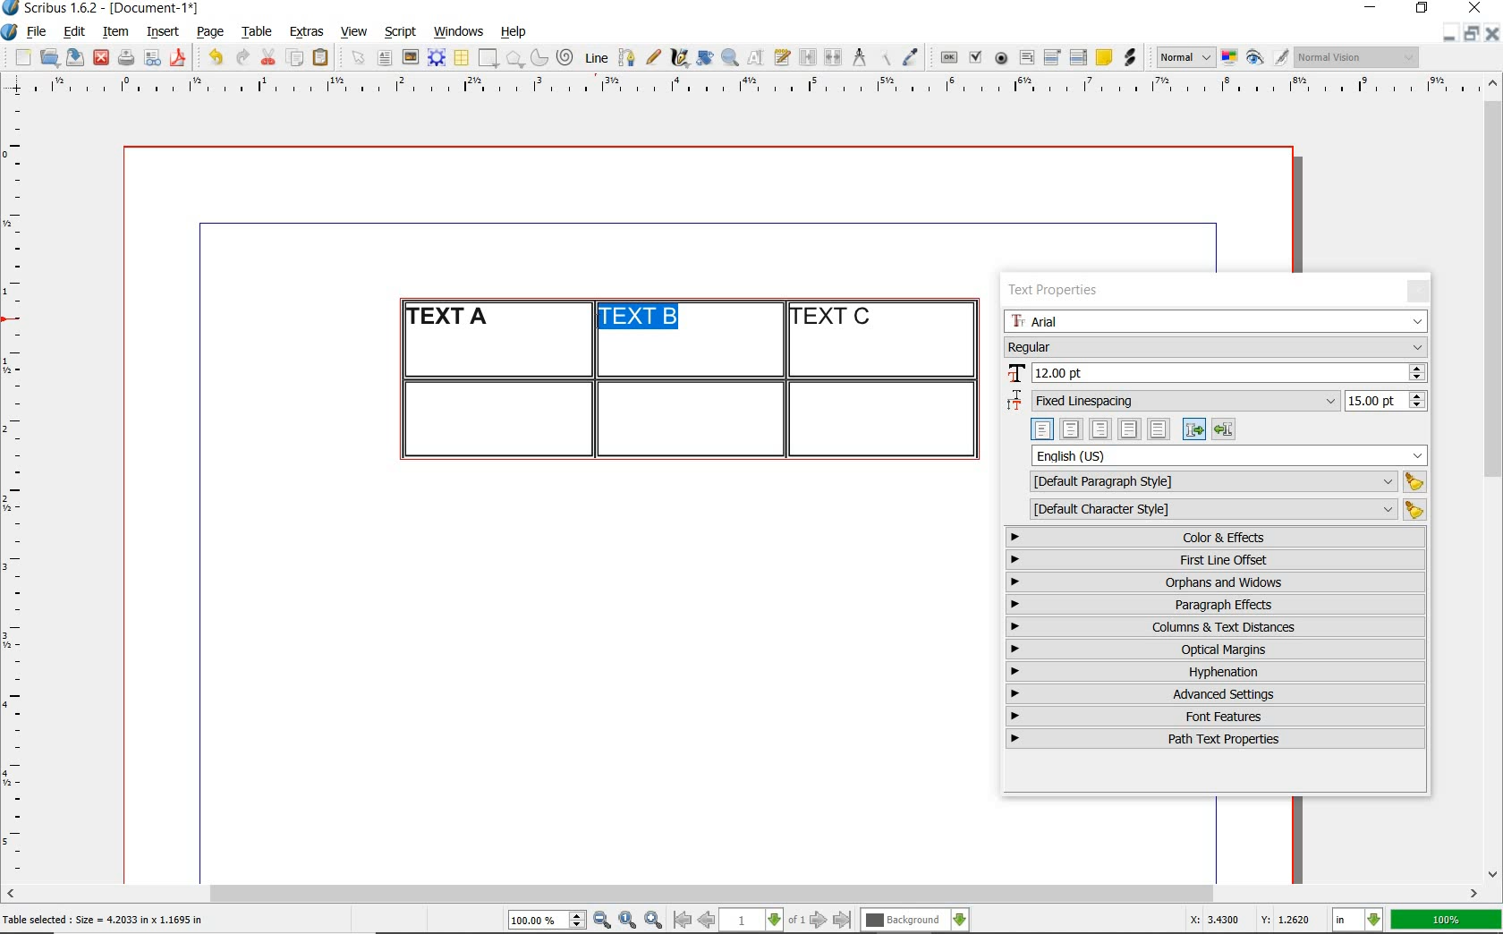 The height and width of the screenshot is (934, 1503). What do you see at coordinates (681, 920) in the screenshot?
I see `go to first page` at bounding box center [681, 920].